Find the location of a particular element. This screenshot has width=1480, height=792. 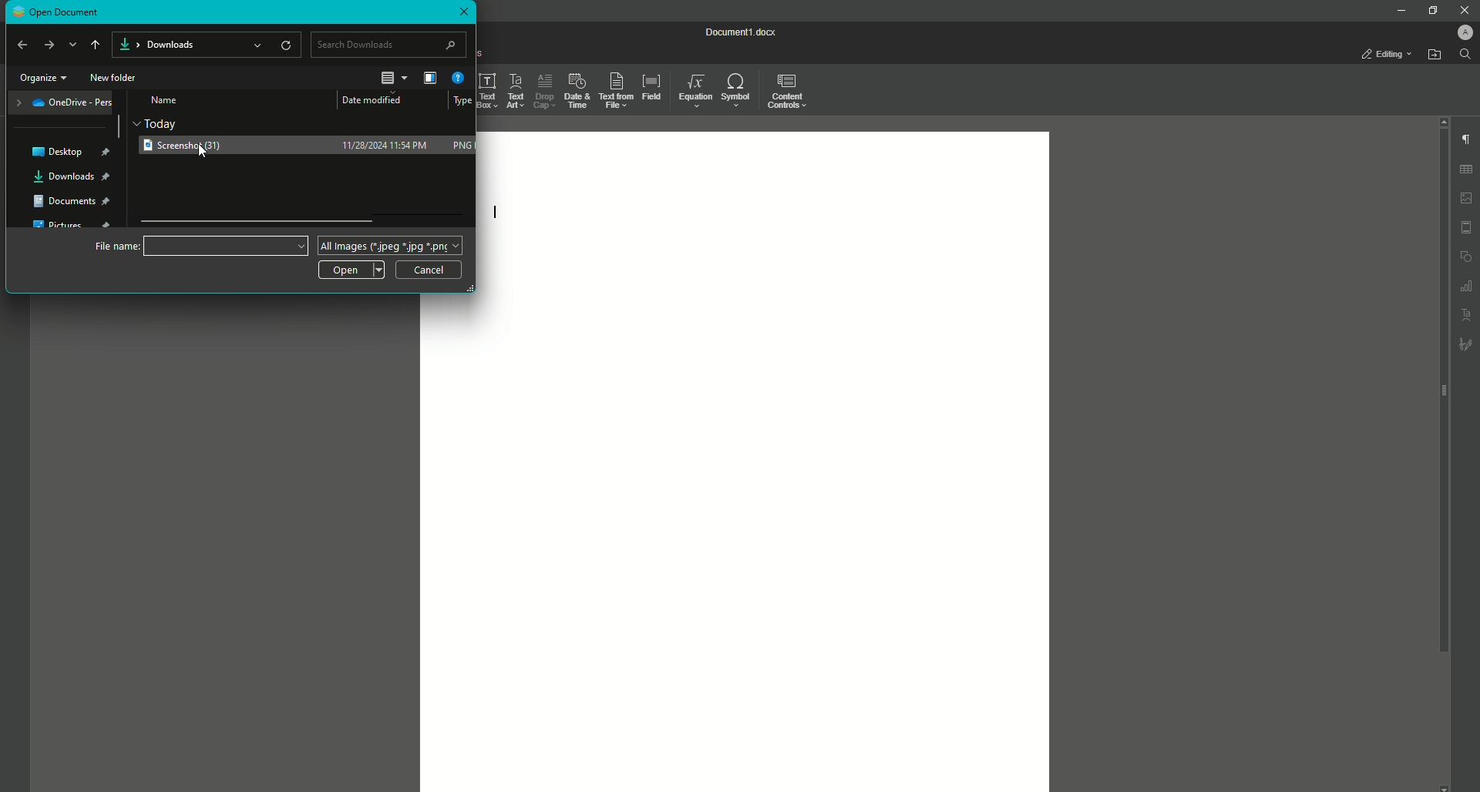

Open is located at coordinates (349, 270).